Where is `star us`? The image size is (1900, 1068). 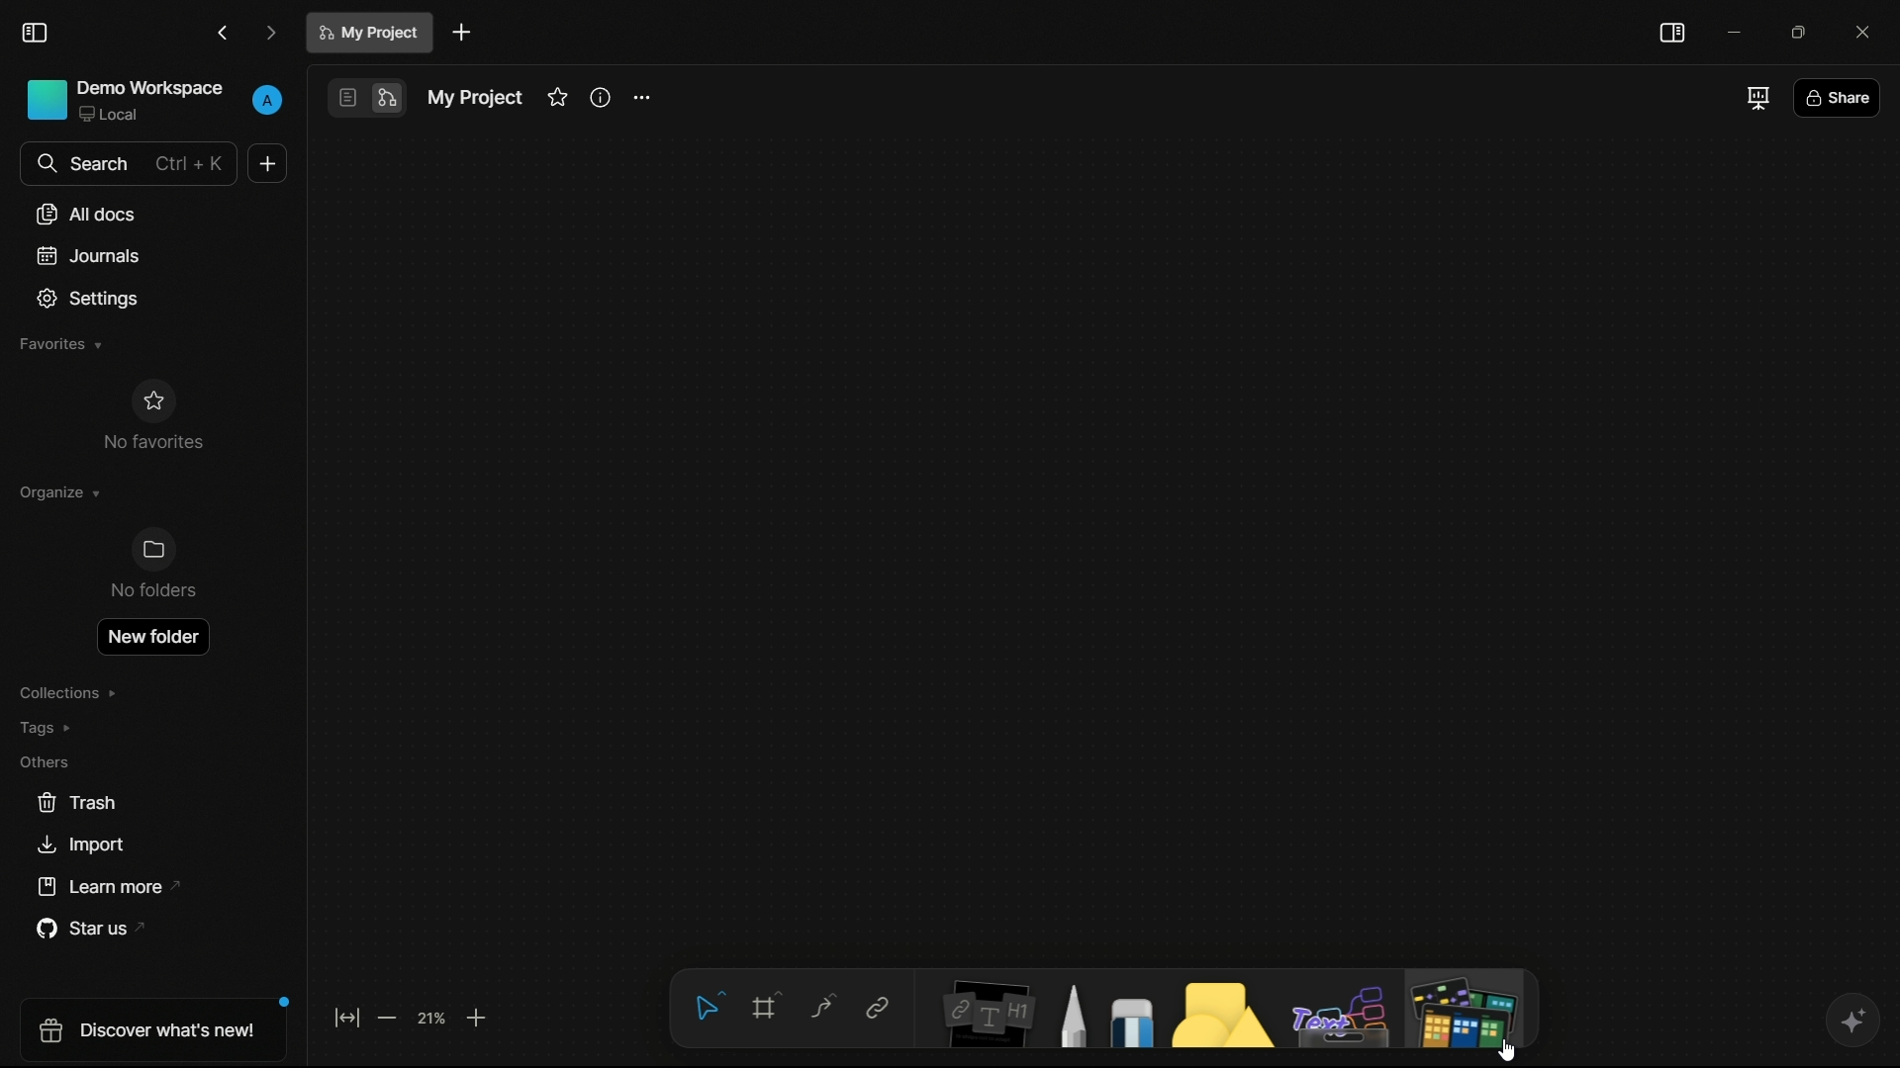 star us is located at coordinates (84, 929).